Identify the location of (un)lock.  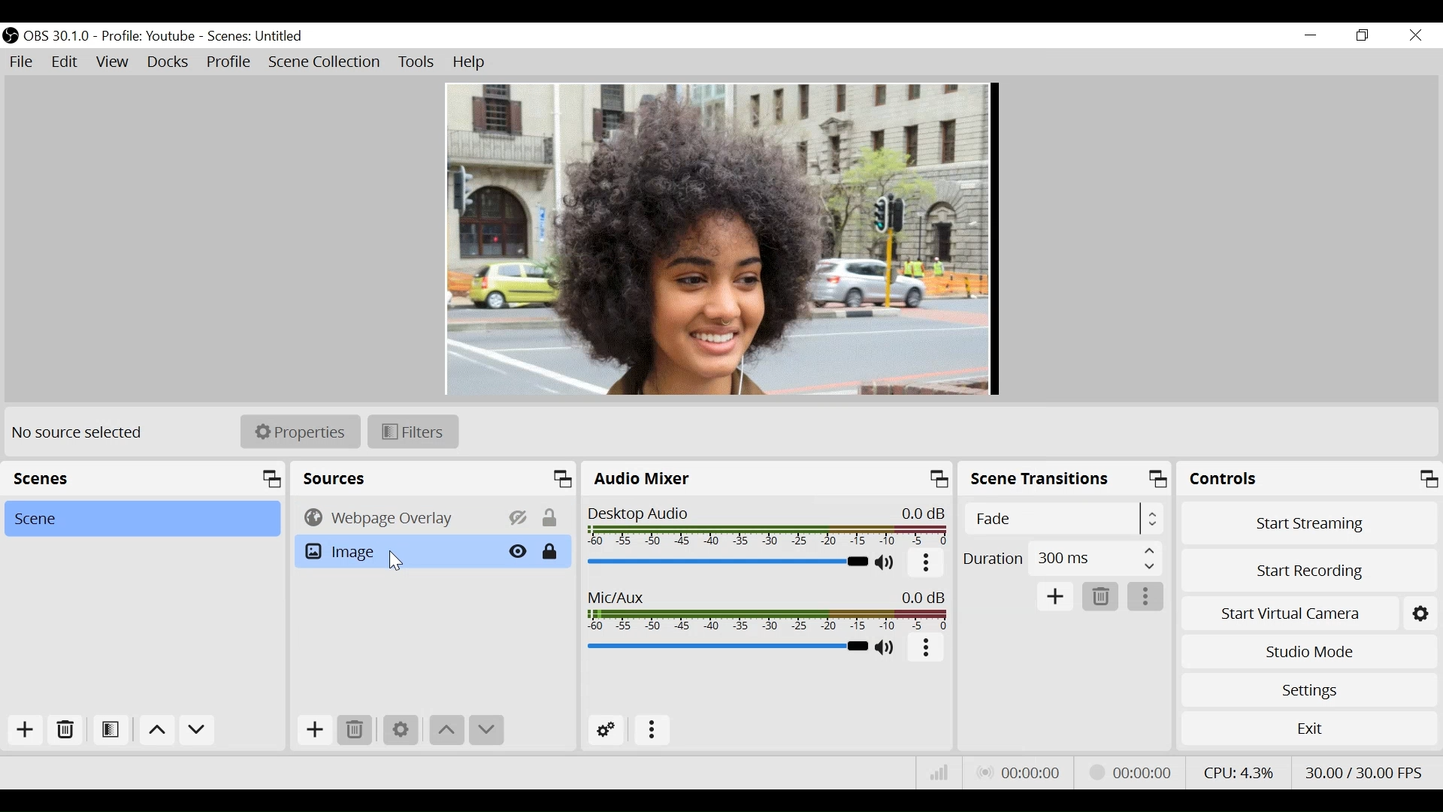
(552, 517).